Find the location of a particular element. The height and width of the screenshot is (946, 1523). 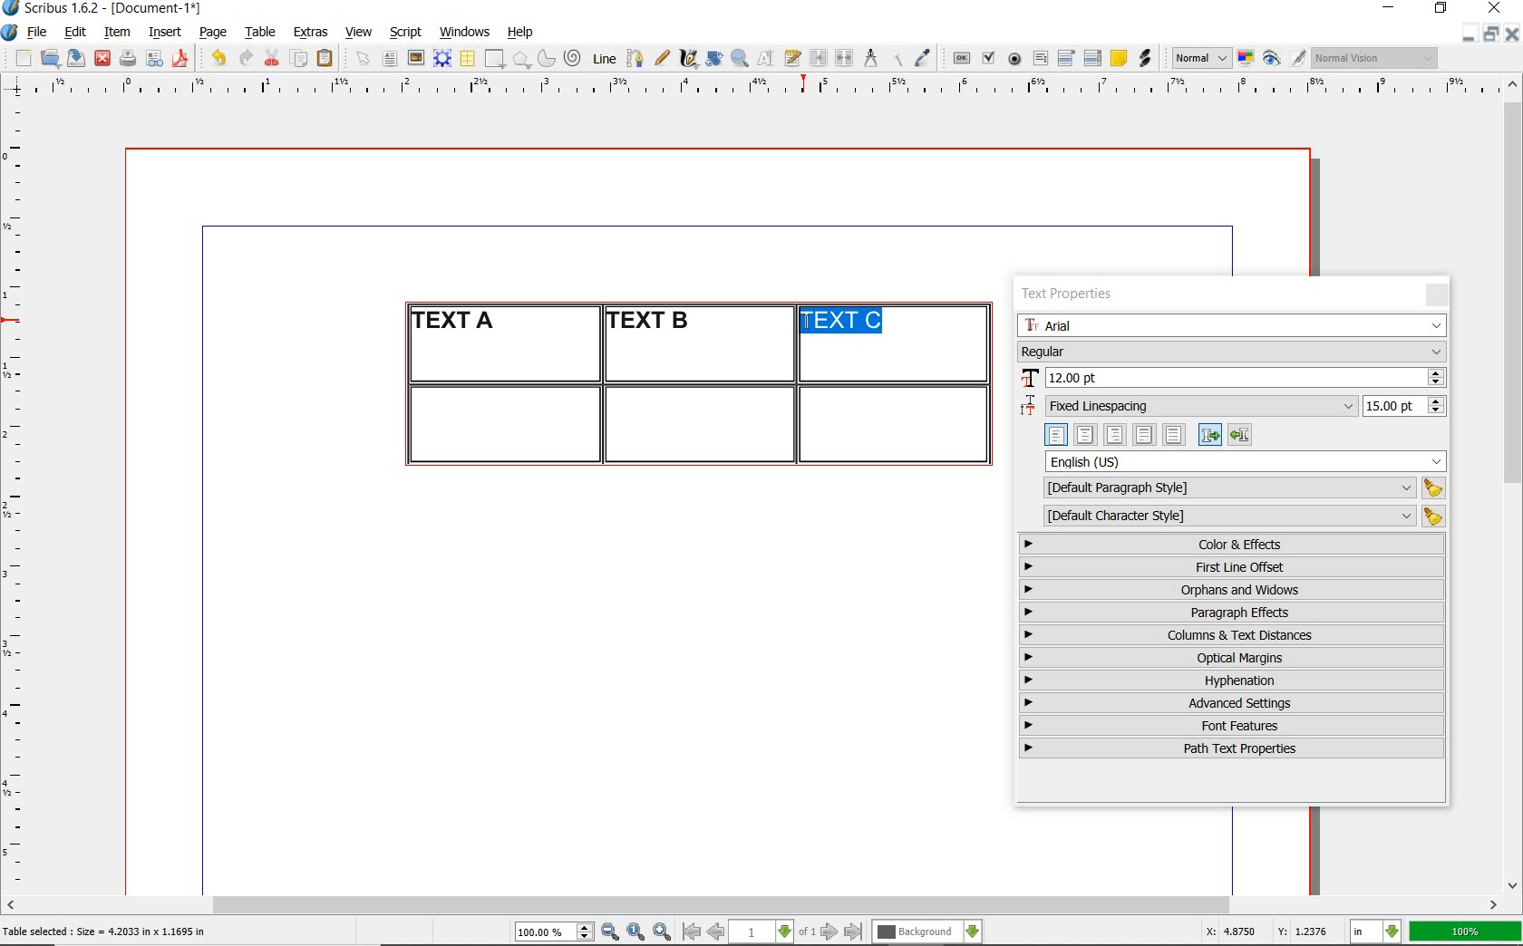

copy is located at coordinates (300, 60).